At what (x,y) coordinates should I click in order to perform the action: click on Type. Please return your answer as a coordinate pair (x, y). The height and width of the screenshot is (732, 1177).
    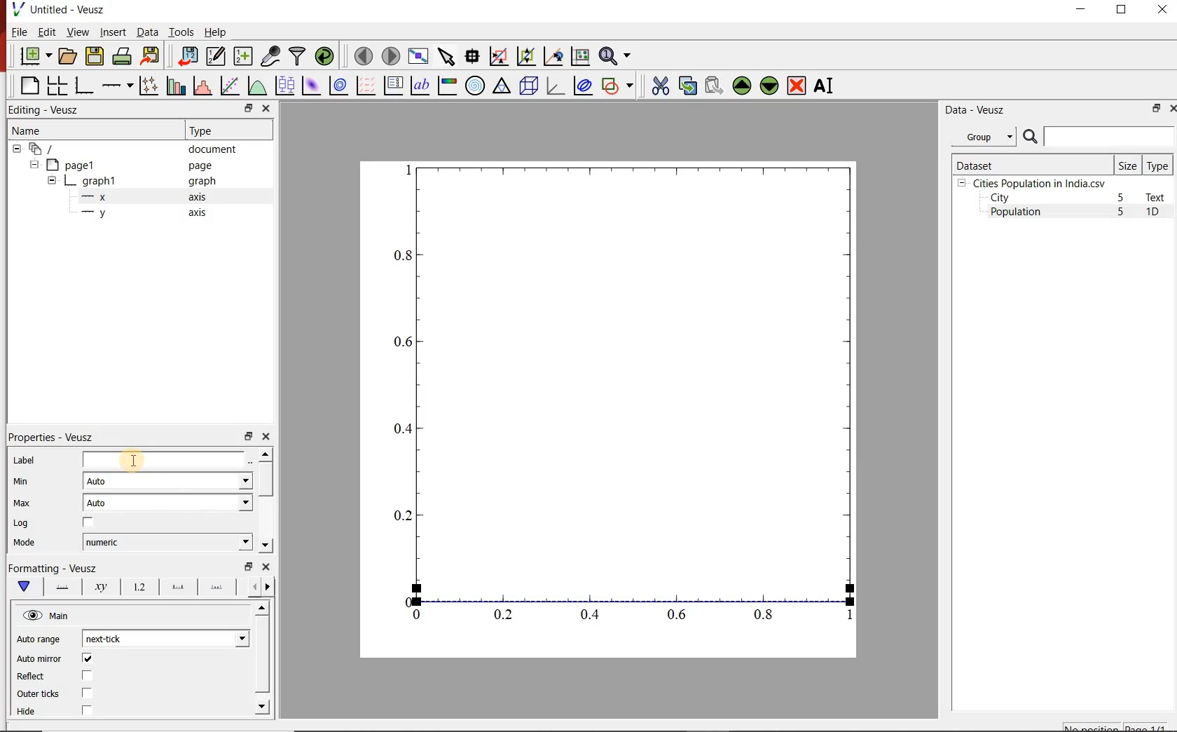
    Looking at the image, I should click on (1159, 165).